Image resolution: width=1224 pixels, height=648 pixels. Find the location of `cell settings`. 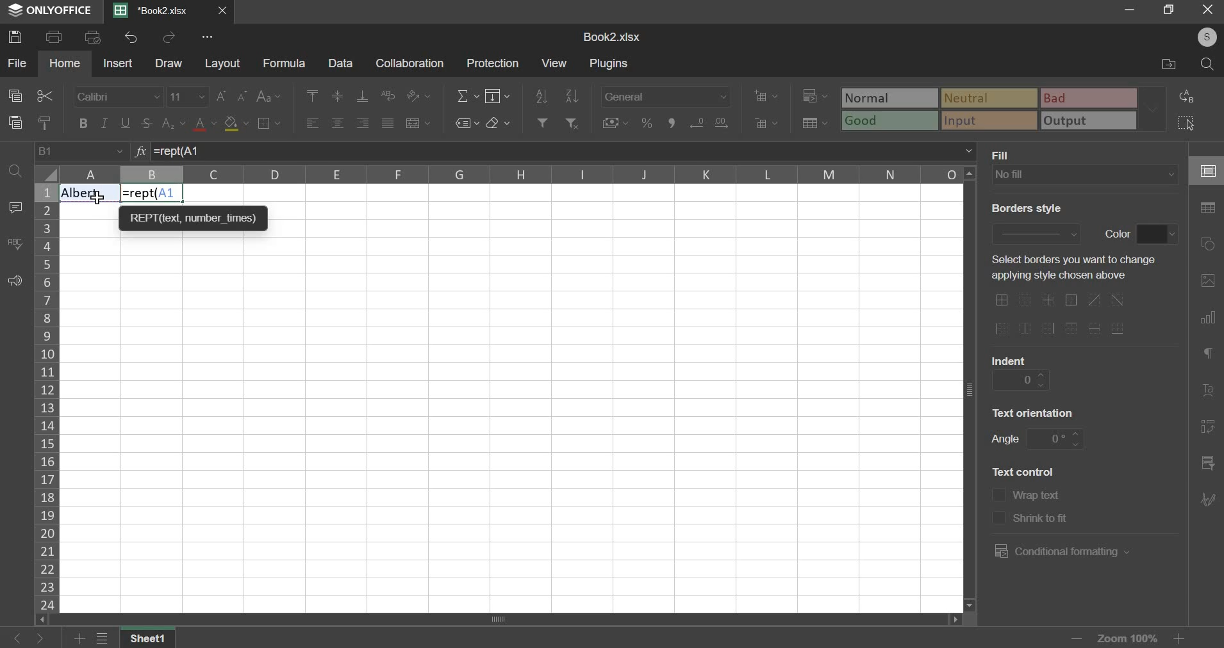

cell settings is located at coordinates (1205, 170).